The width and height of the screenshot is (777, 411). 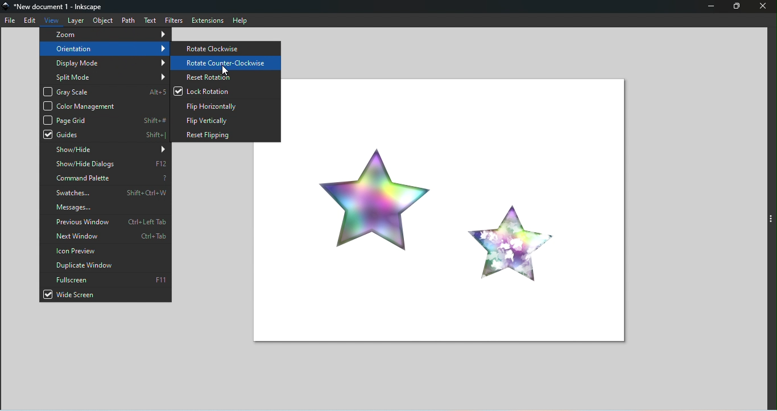 I want to click on Icon preview, so click(x=104, y=252).